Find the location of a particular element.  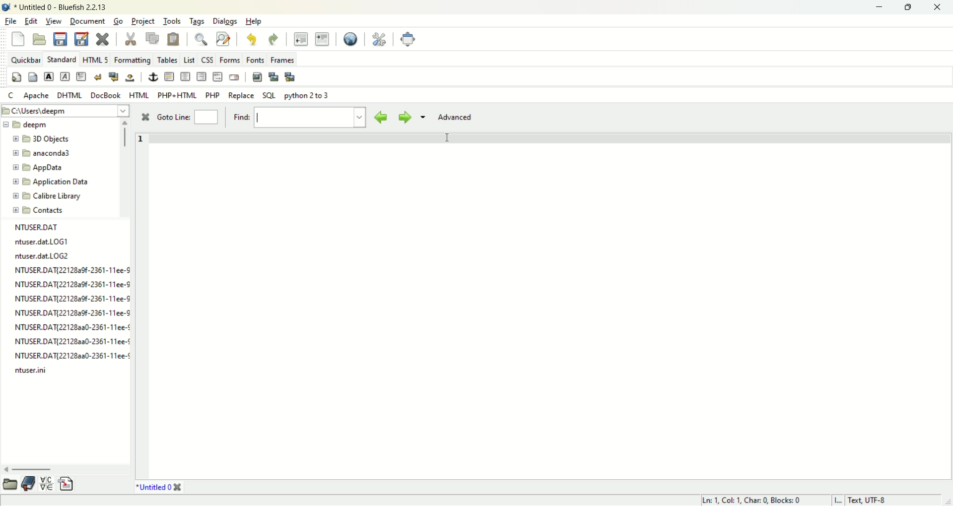

insert image is located at coordinates (257, 77).